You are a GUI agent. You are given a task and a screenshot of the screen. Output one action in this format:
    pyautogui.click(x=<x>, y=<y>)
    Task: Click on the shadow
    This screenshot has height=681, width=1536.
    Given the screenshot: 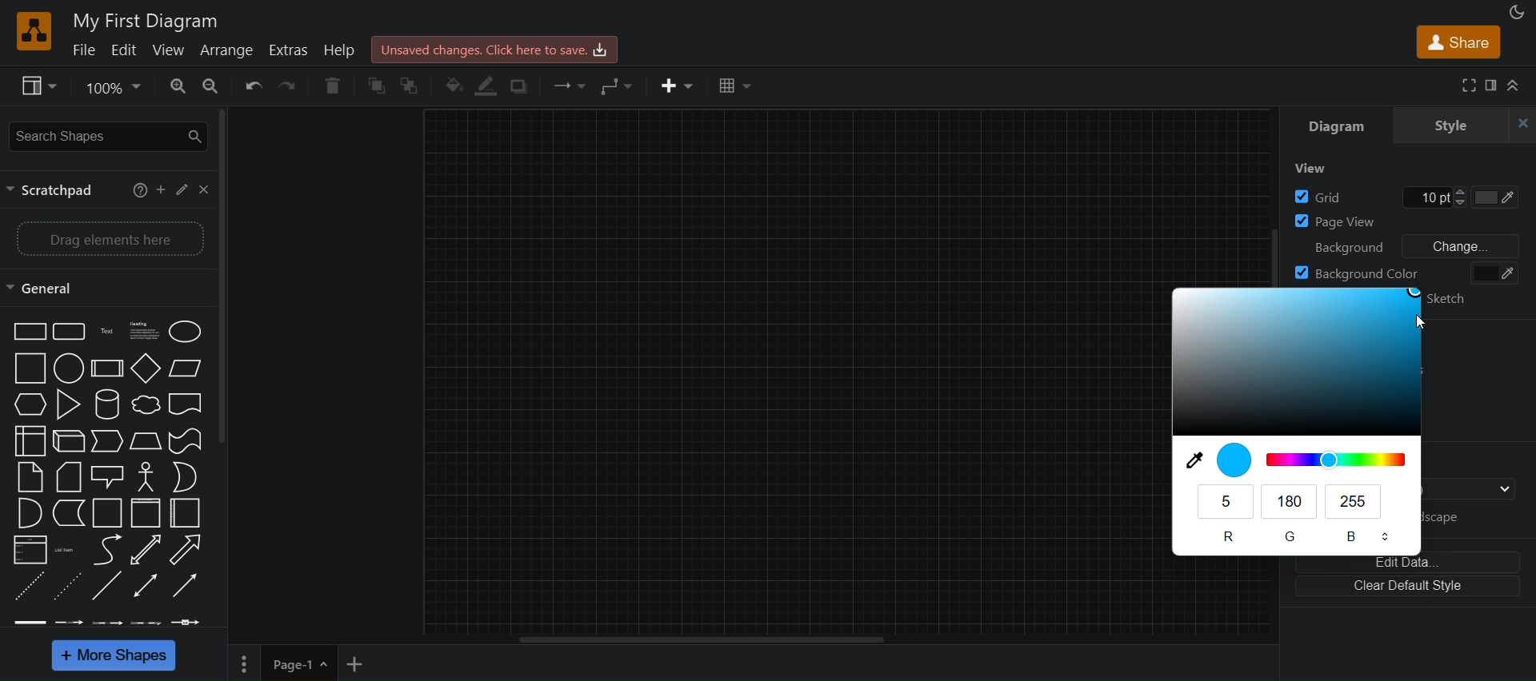 What is the action you would take?
    pyautogui.click(x=524, y=88)
    